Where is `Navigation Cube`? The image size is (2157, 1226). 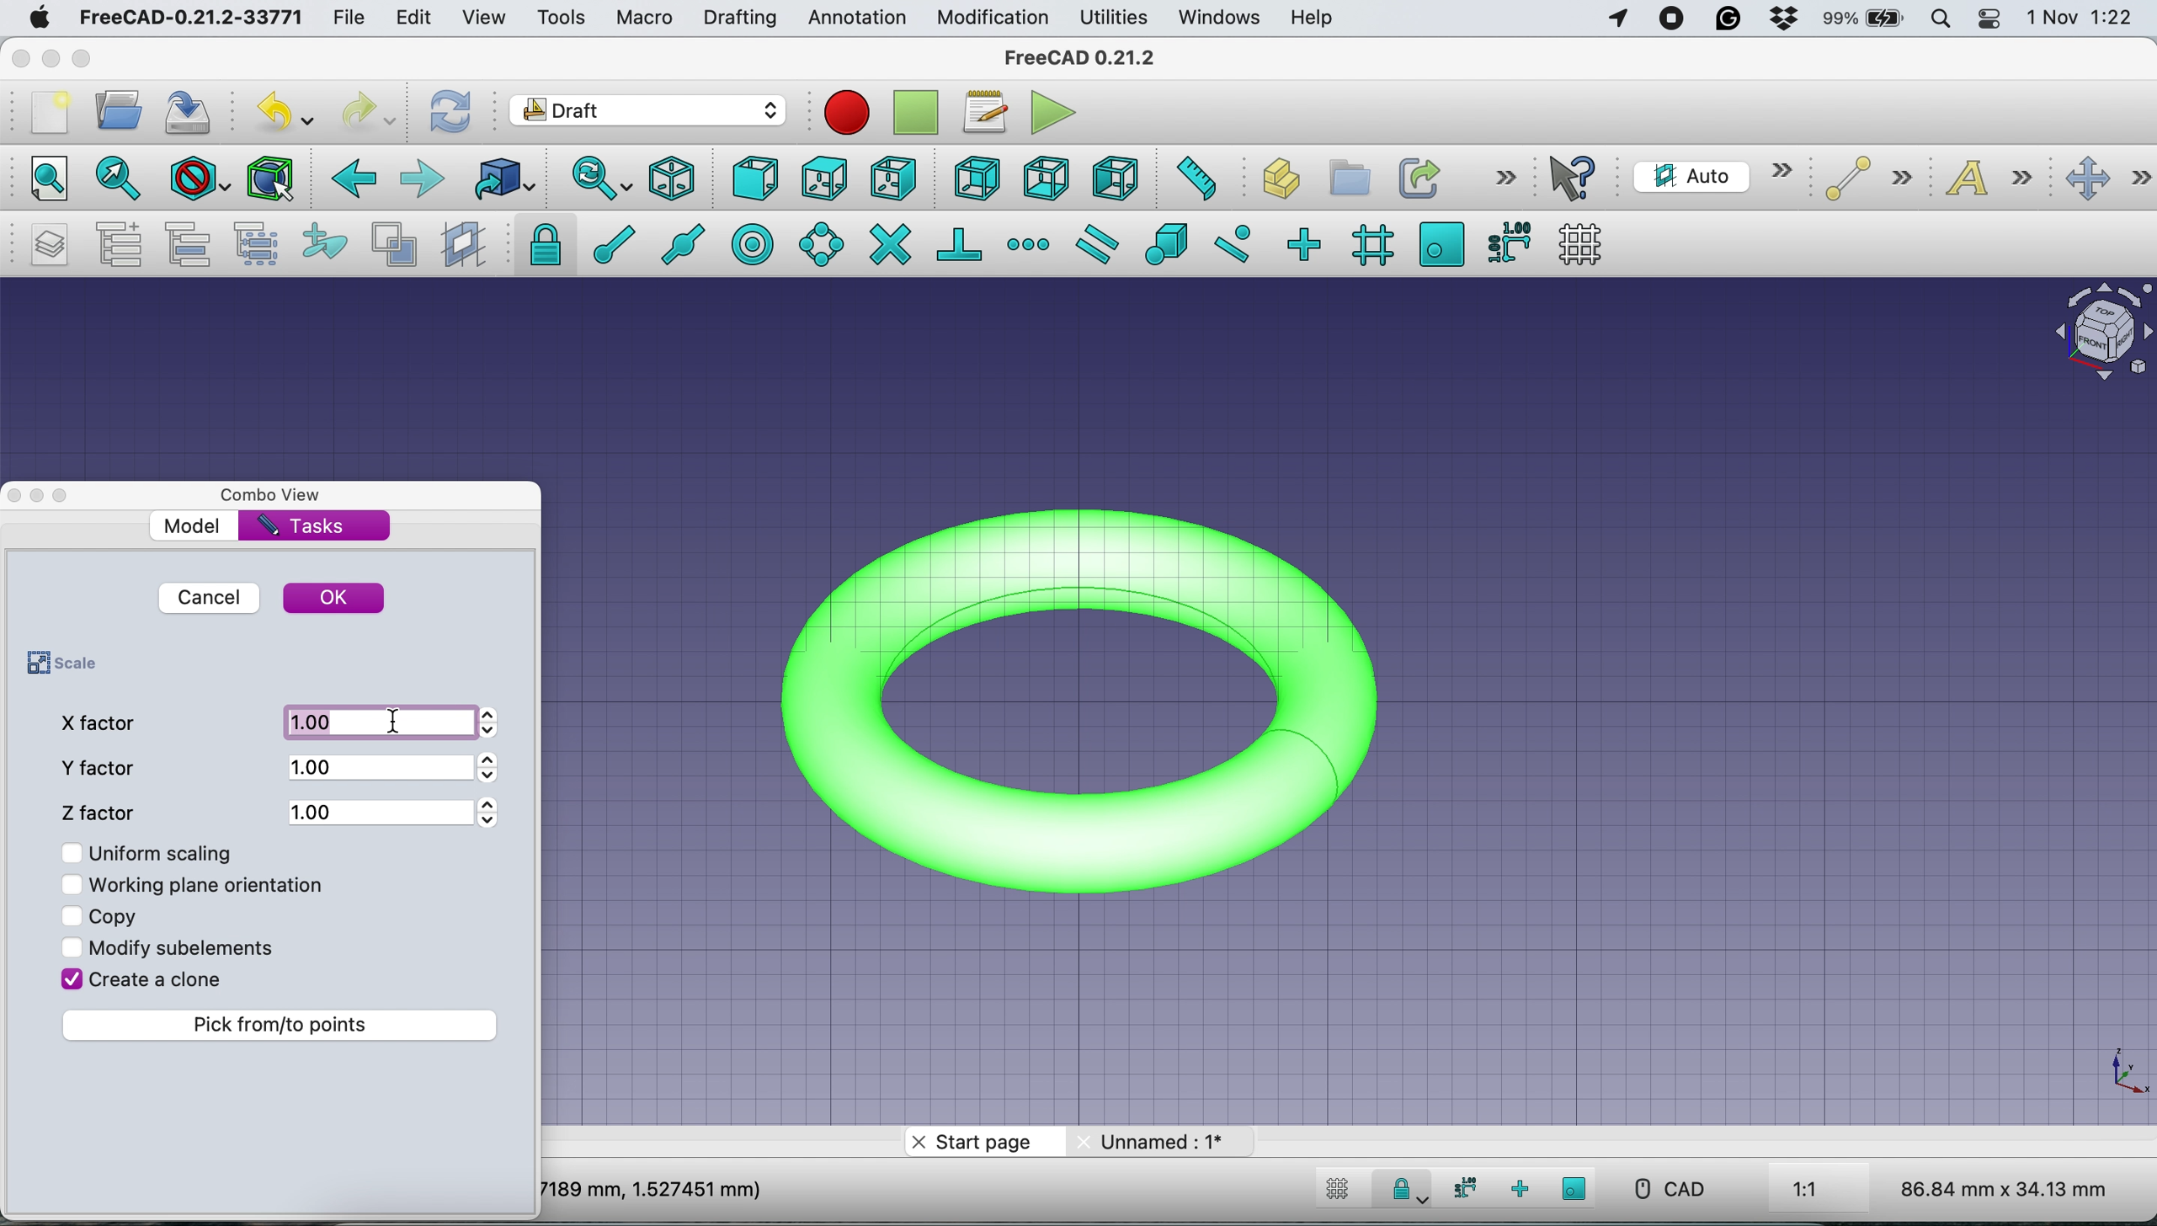
Navigation Cube is located at coordinates (2095, 332).